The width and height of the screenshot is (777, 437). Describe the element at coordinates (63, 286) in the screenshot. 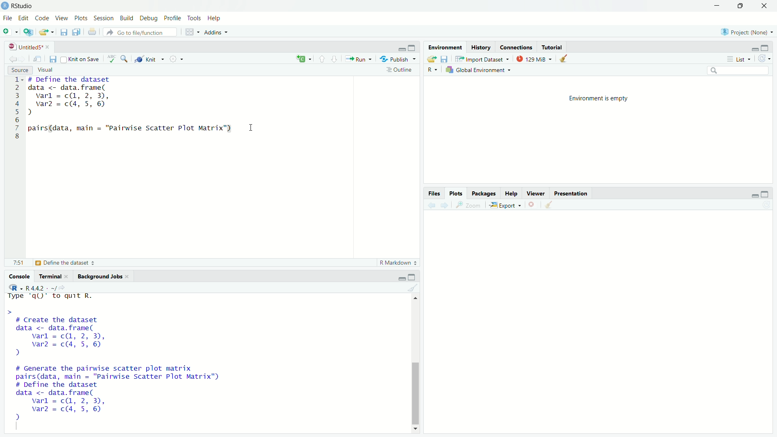

I see `View the current working directory` at that location.